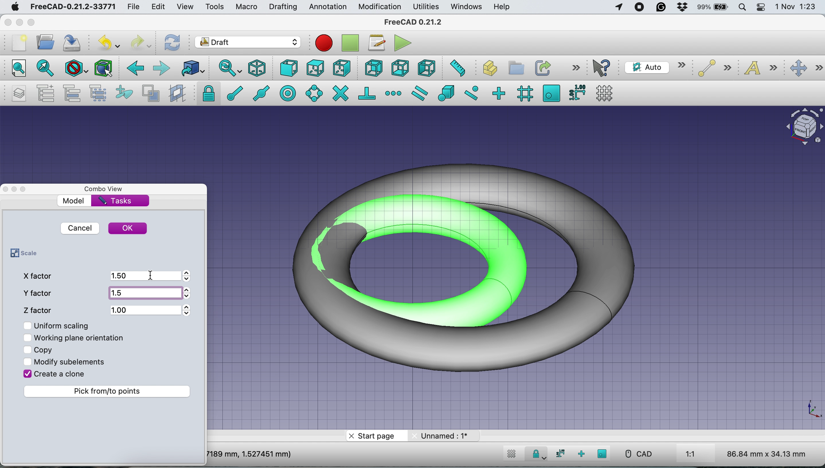 The width and height of the screenshot is (825, 468). What do you see at coordinates (74, 42) in the screenshot?
I see `save` at bounding box center [74, 42].